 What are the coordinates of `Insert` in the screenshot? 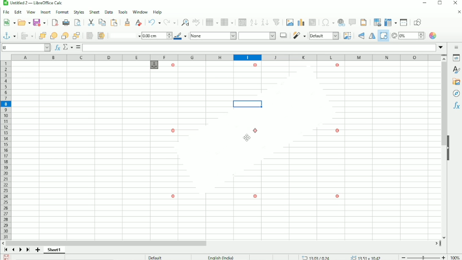 It's located at (45, 12).